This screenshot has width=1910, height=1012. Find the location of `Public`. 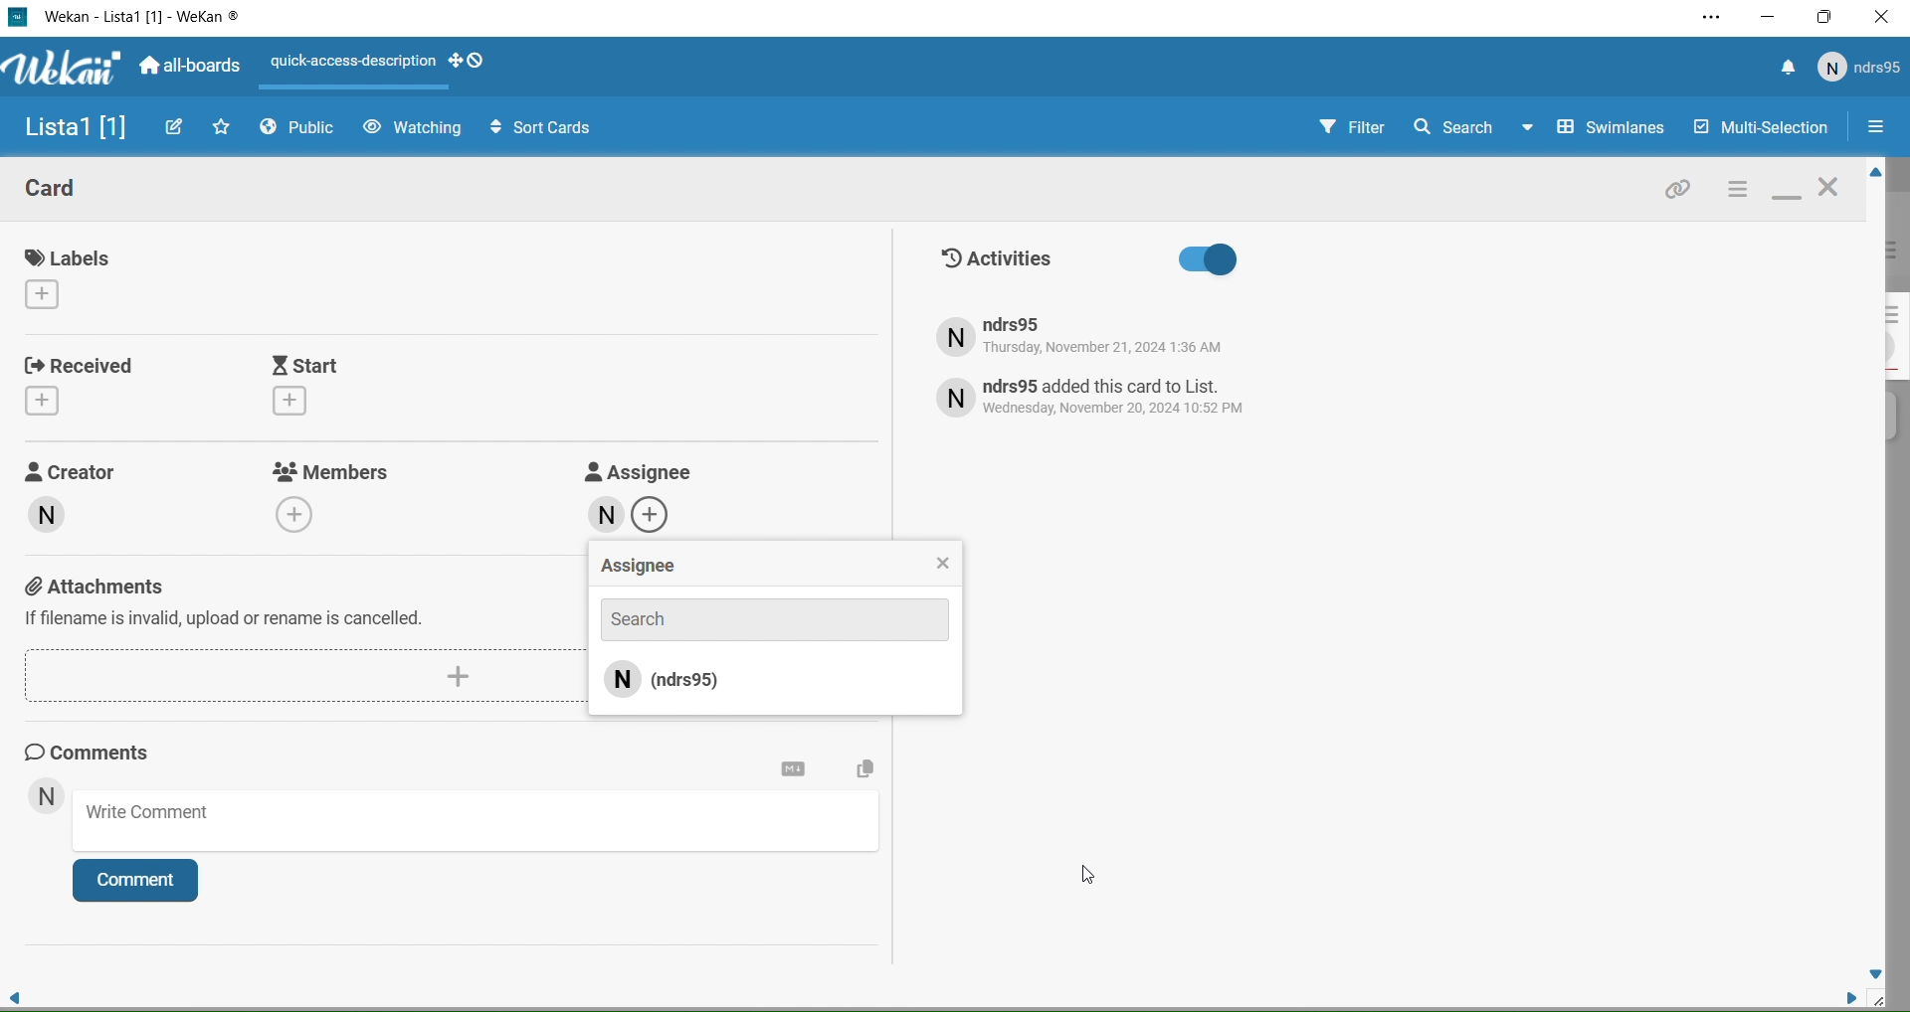

Public is located at coordinates (302, 130).